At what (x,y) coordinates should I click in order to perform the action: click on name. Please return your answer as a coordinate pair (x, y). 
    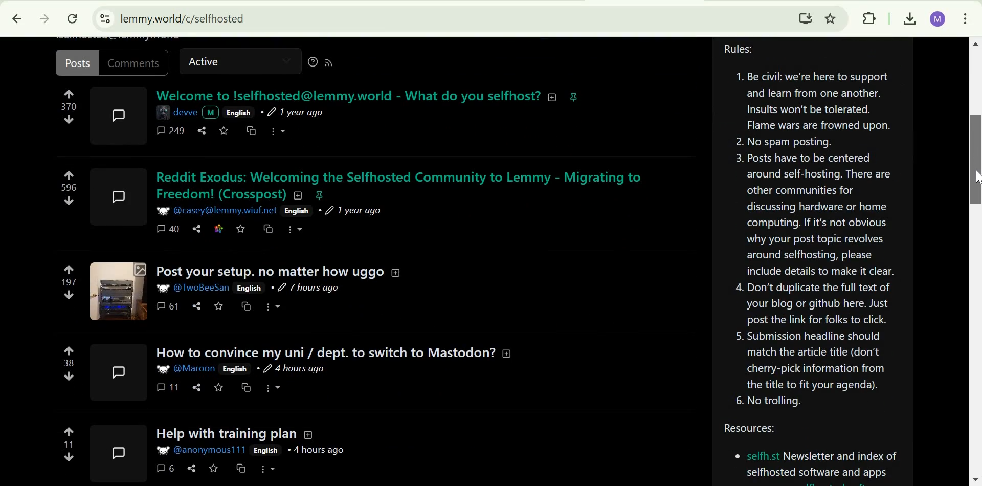
    Looking at the image, I should click on (186, 111).